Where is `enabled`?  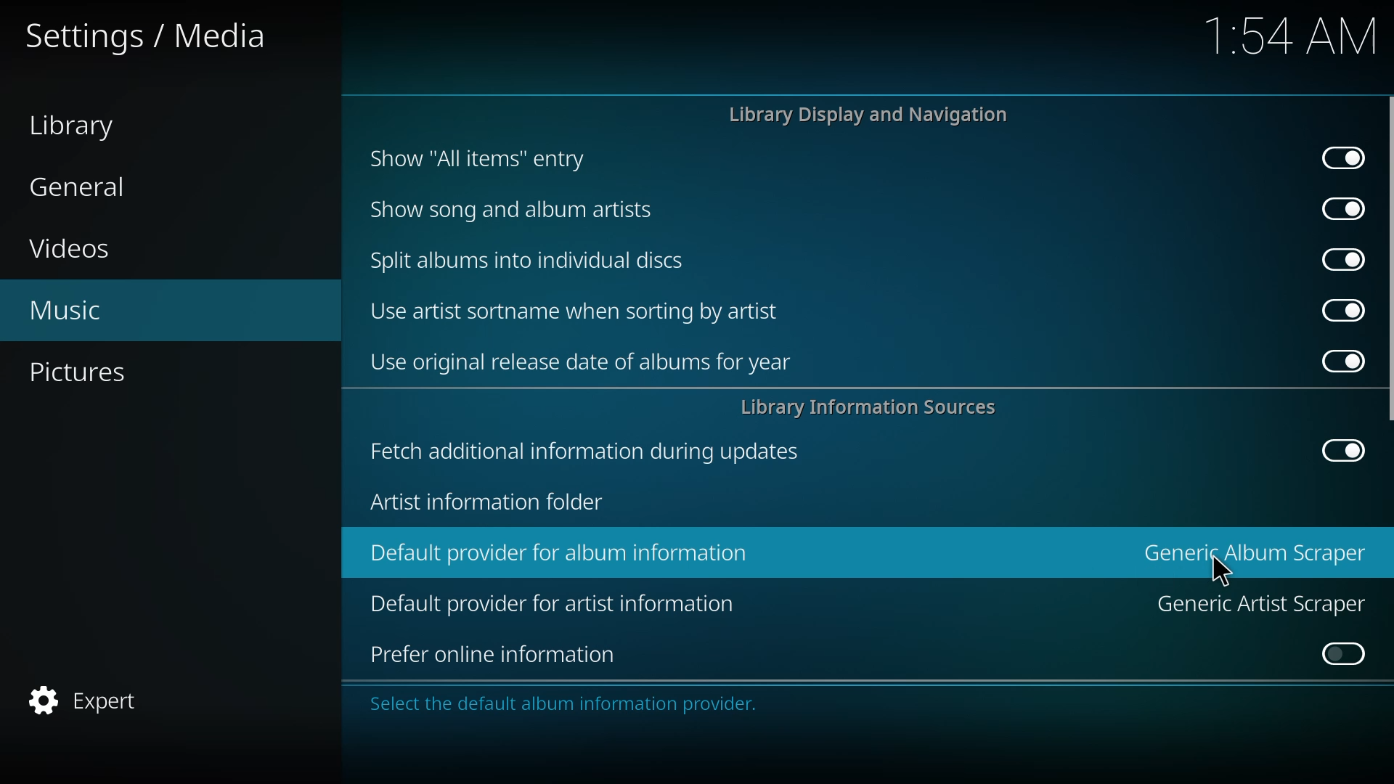 enabled is located at coordinates (1337, 449).